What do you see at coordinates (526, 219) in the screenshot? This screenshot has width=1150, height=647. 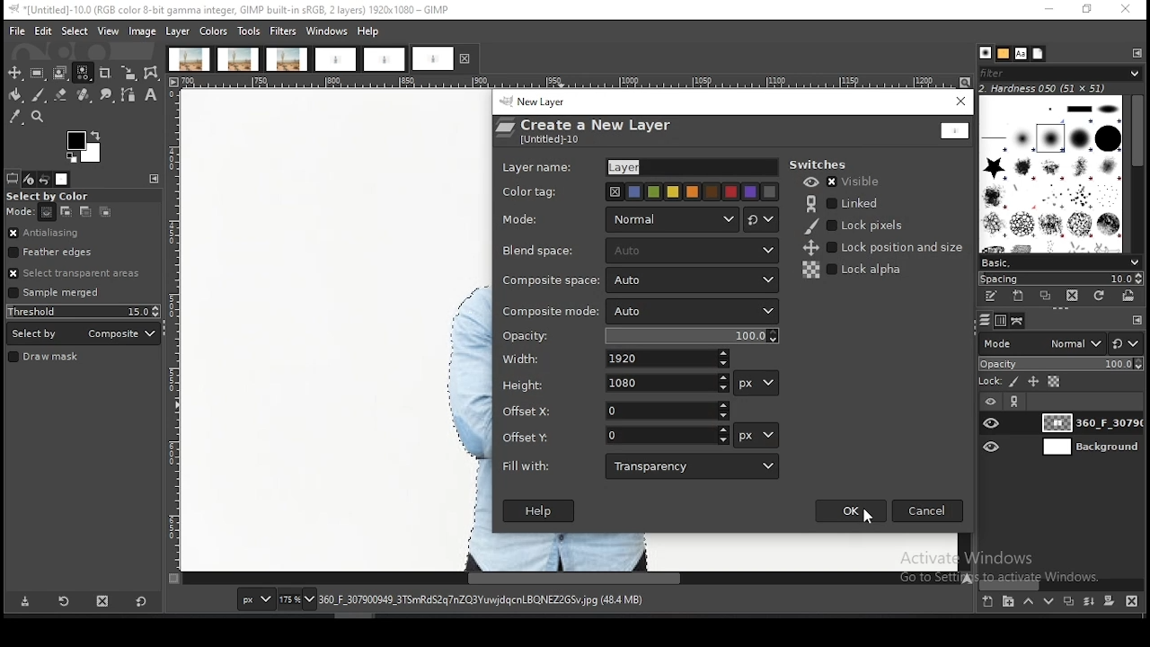 I see `mode` at bounding box center [526, 219].